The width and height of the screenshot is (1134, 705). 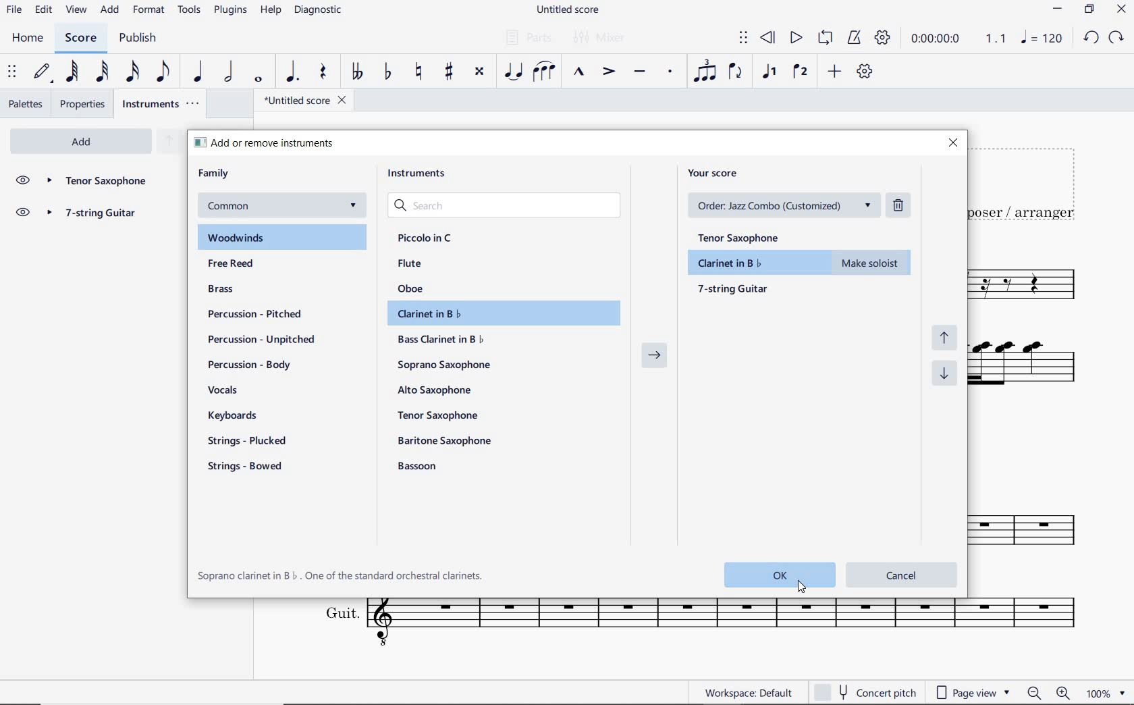 What do you see at coordinates (823, 38) in the screenshot?
I see `LOOP PLAYBACK` at bounding box center [823, 38].